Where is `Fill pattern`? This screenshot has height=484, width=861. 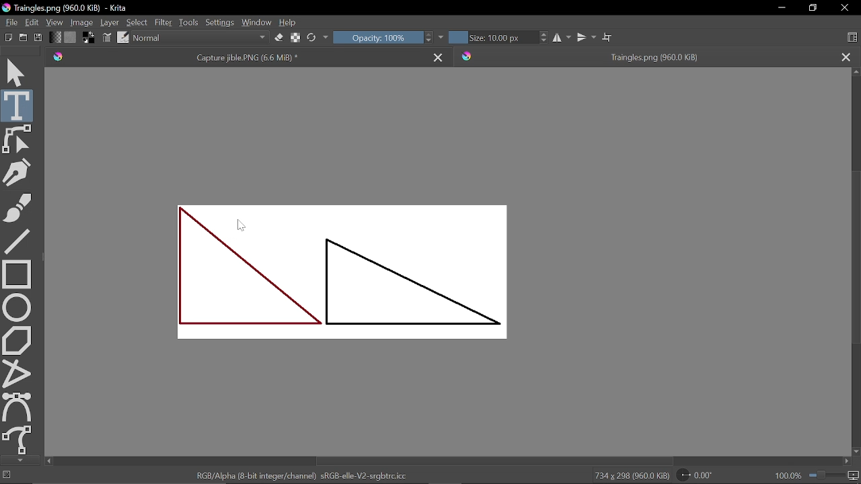
Fill pattern is located at coordinates (70, 38).